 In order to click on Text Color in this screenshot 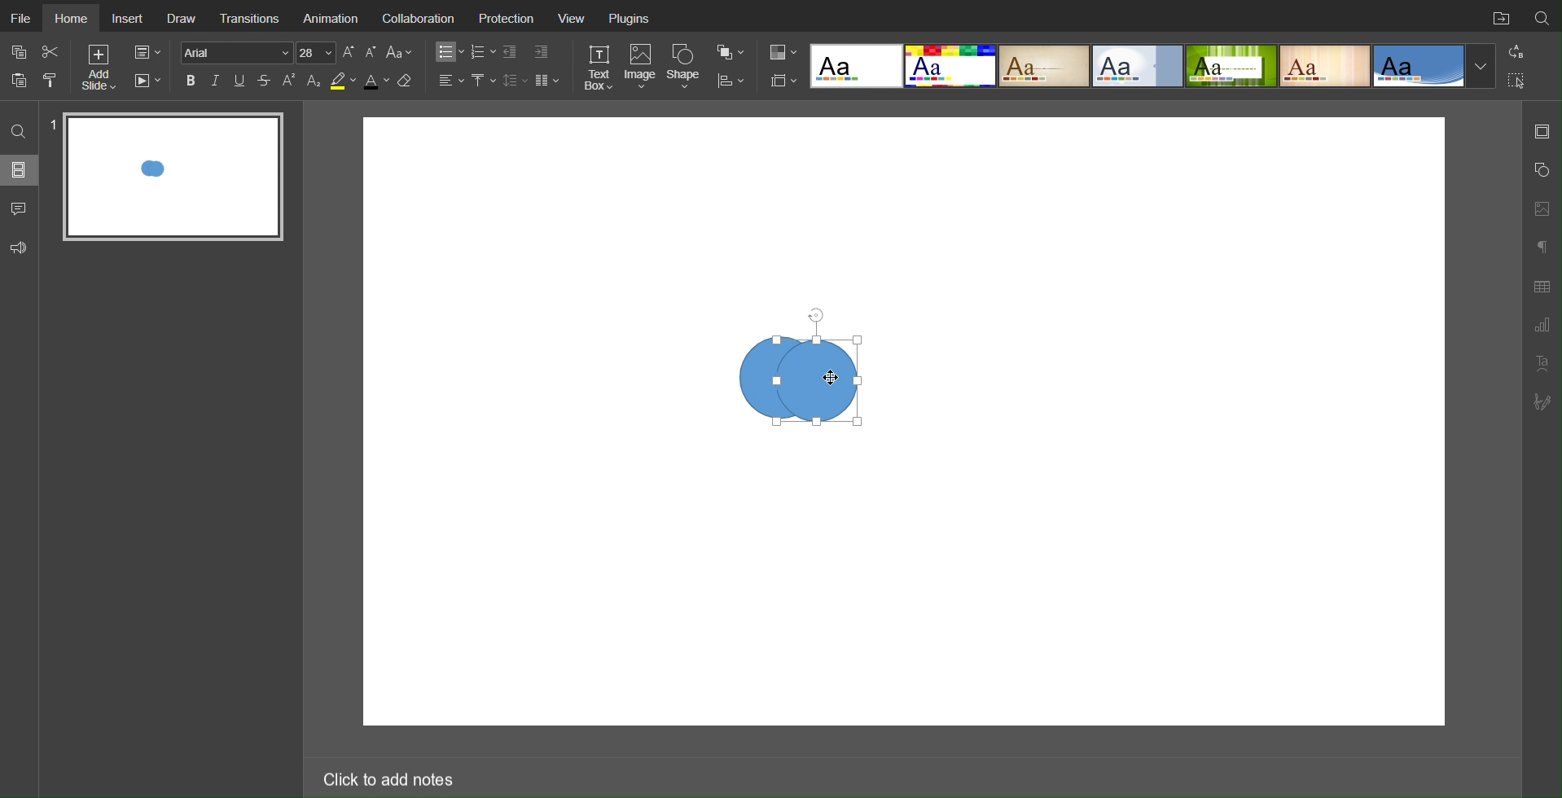, I will do `click(375, 81)`.